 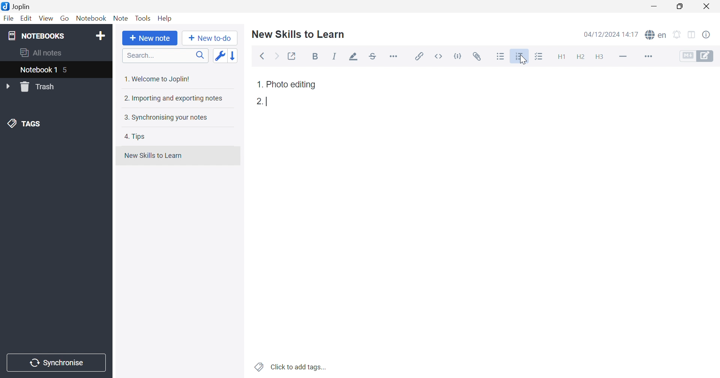 What do you see at coordinates (655, 34) in the screenshot?
I see `Spell checker` at bounding box center [655, 34].